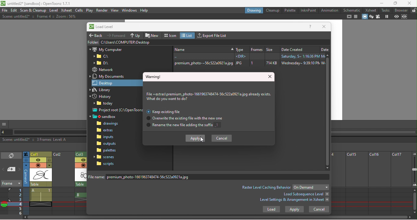 The image size is (417, 220). I want to click on Sandbox, so click(105, 117).